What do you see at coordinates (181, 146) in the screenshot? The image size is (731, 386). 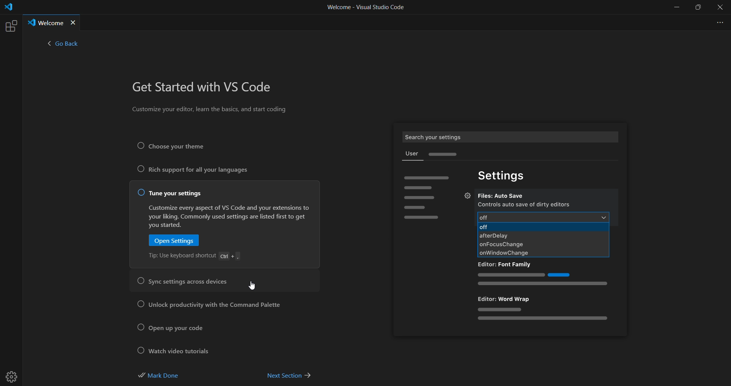 I see `Choose your theme` at bounding box center [181, 146].